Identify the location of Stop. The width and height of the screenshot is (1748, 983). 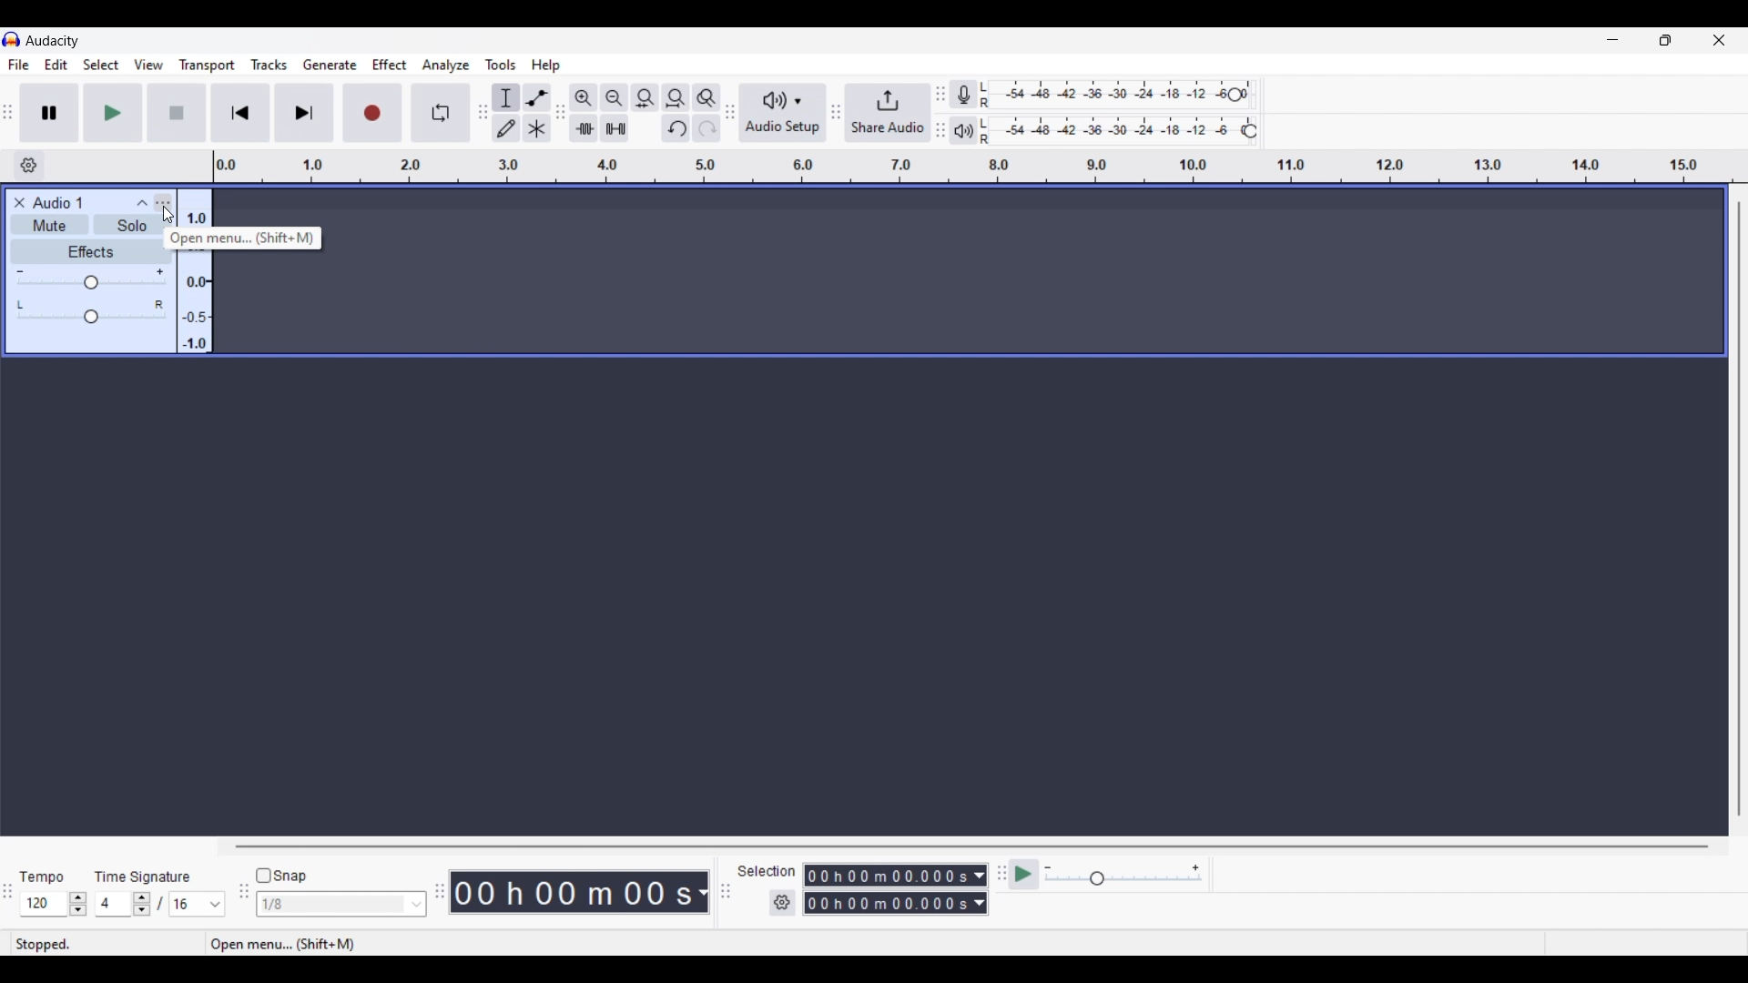
(178, 113).